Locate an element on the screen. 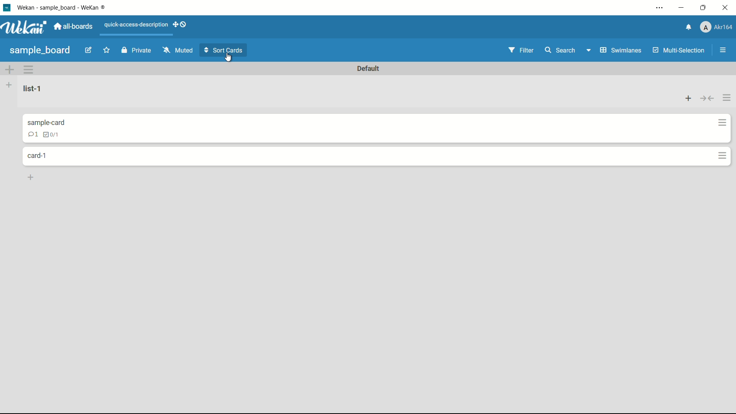 The height and width of the screenshot is (414, 736). edit is located at coordinates (88, 50).